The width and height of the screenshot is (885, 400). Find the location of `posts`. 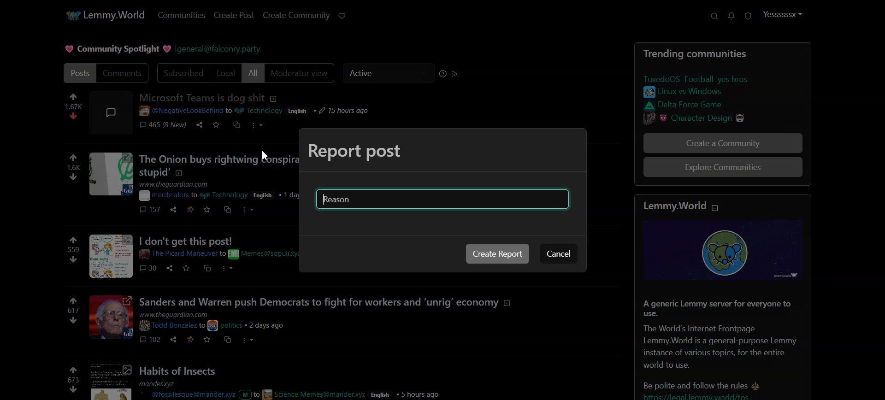

posts is located at coordinates (375, 313).